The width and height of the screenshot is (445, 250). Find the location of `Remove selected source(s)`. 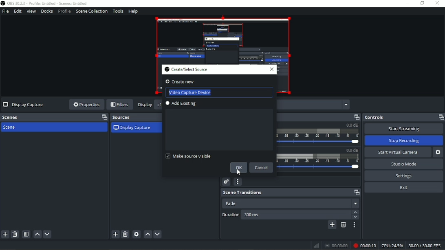

Remove selected source(s) is located at coordinates (126, 235).